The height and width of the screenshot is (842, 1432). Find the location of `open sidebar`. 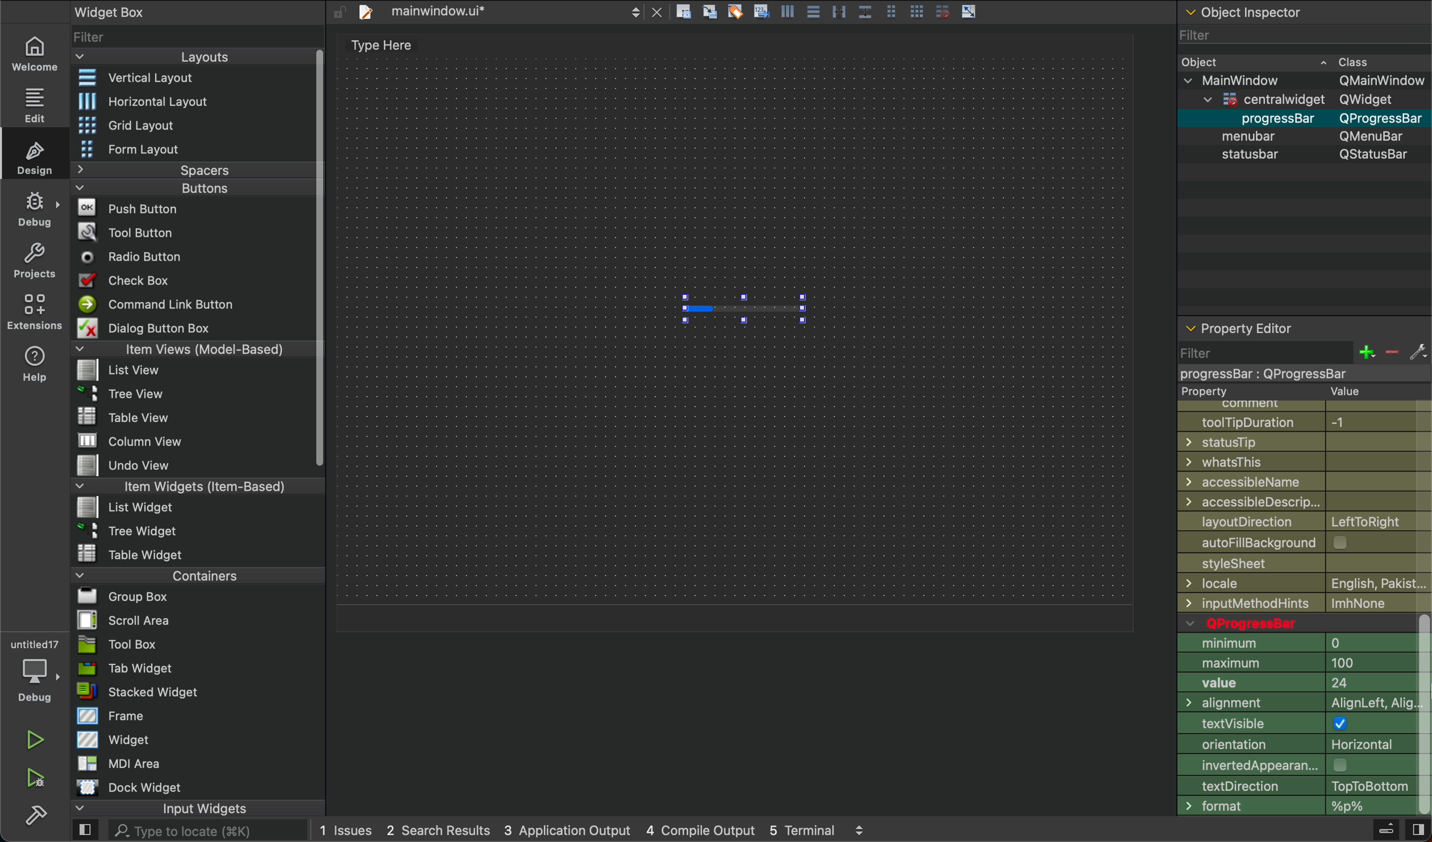

open sidebar is located at coordinates (85, 831).